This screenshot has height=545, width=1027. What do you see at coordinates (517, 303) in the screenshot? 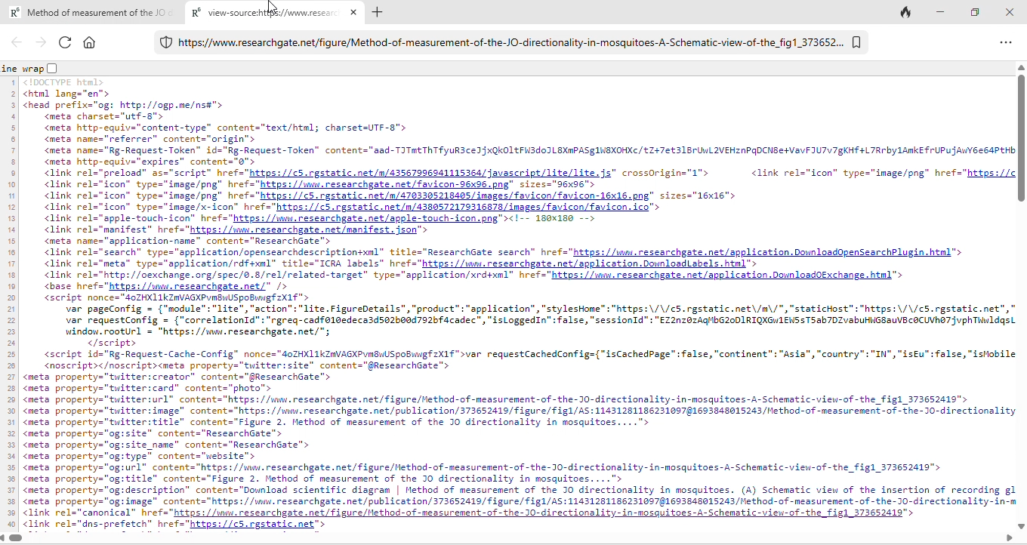
I see `<html lang="en ><head prefix="og: http://ogp.me/nss"><meta charset="utf-8"><meta http-equiv="content-type” content="text/htwl; charset=UTF-8"><meta names"referrer” contents"origin"><meta name="Rg-Request-Token" id="Rg-Request-Token" content="aad-TITHtThTfyuR3 ced xQkOLLFH3dOILEXRPASGINEXOHKE /£Z+7€ 316 Un 2VEHZNPQDCNBE VaVFIU7YTgKHT +L7Rrby 1ARKE FrUPUJANYEE64PEH<meta http-equiv="expires” content="0"><link rel="preload" as="script" href="https://cS.rgstatic.net/a/43567996941115364/ javascript/lite/lite. js" crossOrigin="1"> <link rel="icon" types"image/png" href="https://<link rel="icon” types"image/png" href="https://mn.researcheate.net/favicon-96x36.png" sizes="96x96"><link rel="icon" type="image/png" href="https://c5.rgstatic.net/n/4703305218405/ inages/favicon/favicon-16x16.png” sizes="16x16"><link rel="icon” types"image/x-icon" href"https://c3.rgstatic.net/n/4380572179316875/images/ favicon Favicon, ico"™><link rel-"apple-touch-icon" href="https://um.researchgate.net/agple-touch=icon.png"><!-- 180x186 --><link rel-"manifest” href="https://mu.researchgate.net/manifest. json"™><meta name="spplication-name” content="ResearchGate"><link rel="search” type="spplication/opensearchdescriptiontxnl” title="ResearchGate search” href="https://was.cesearchgate.net/application.DounloadOpensearchPlugin.htnl"><link rel-"meta" type="application/rdfsxml” title="ICRA labels" hrefs"https://ma, researchgate .net/application Dounloadiabels html®><link rel="http://oexchange.org/spec/0.8/rel/related-target” type="application/xrd+xml" href="https://mw. researchgate.net/agplication.Domnloadobxchange html "><base href="https://uu.researchgate.net/" /><script nonce="40ZHX11kZAVAGKPVRBWUSpOBIMEF XI ">var pageConfig = {"module”: "lite", "action": "lite.FigureDetails", “product”: “application”, "stylesHome™ : "https: \/\/c5.rgstatic.net\/m\/", "staticKost™: "https: \/\/c5. rgstatic.net”,var requestConfig = {"correlationld": "rgreq-cadfol0edecaldse2b0ad792bfacadec”, "isLoggedIn® false, "sessionId": "EZ22n70zAqMbG20D1RIQKGH1ENS STS ab7DZvabuHWGBaUVBCOCUVRET JvphTildqswindow.rootUrl = "https: //wwm.researchgate.net/";</script><script id="Rg-Request-Cache-Config” nonce="40ZHXL1kZAVAGKPVRBWUSpOBEF 2X1f "var requestCachedConfig={"isCachedpage™ false, "continent": "Asia", “country”: "IN", "isEu": false, "ishobil<noscript></noscript><meta property="twitter:site” content="gResearchate"><meta property="tuitter:creator” content="gResearchGate™><meta property="tuitter:card" content="photo"><meta property="tuitter:url” content="https://mm.researchgate.net/figure/Method-of -measurement-of -the-30- directionality -in-mosquitoes-A-Schematic-vieu-of -the_figl 373652419"><meta property="tuitter:image” content="https://wm.researchgate.net/publication/373652419/ figure/figl/AS: 11431261186231097§1693848015243  Method-of -measurement -of - the -10-direct ional it<meta property="tuitter:title” content="Figure 2. Method of measurement of the 0 directionality in mosquitoes...."><meta property="og:site” content="ResearchGate"><meta property="og:site name” content="ResearchGate"><meta property="og:type" content="website"><meta property="og:url” content="https: //w.researchgate.net/figure/ethod-of -measurement-of -the-10-directionality-in-mosquitoes-A-Schematic-view-of -the_figl 373652419"<meta property="og:title" content="Figure 2. Method of measurement of the 30 directionality in wosquitoes...."><meta property="og:description” content="Download scientific diagram | Method of measurement of the JO directionality in mosquitoes. (A) Schematic view of the insertion of recording g<meta property="og: image" content="https://wa.researchgate.net/publication/373652419/ figure/ figl/AS:1143128118623109781693848015243/ Hethod-of -neasurement -of -the- J0-direct ional ity-in-<link rel="canonical” href="https://um.researchgate .net/Figure/Method-of -neasurement-of -the-J0-directionality-in-mosquitoes-A-Schematic-vieu-of -the Fig) 373652419"<link rel="dns-prefetch” href="https://c5.rgstatic.net™` at bounding box center [517, 303].